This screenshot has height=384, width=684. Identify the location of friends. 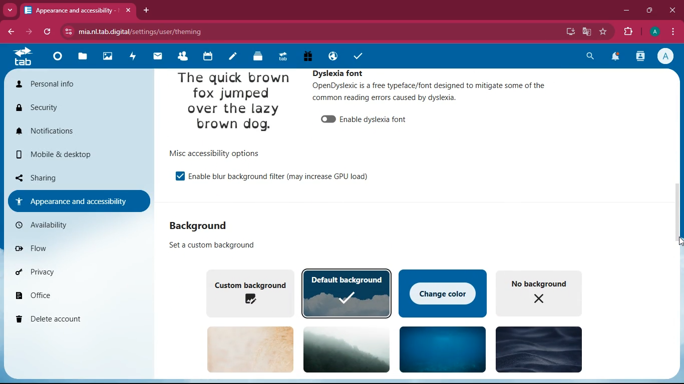
(181, 56).